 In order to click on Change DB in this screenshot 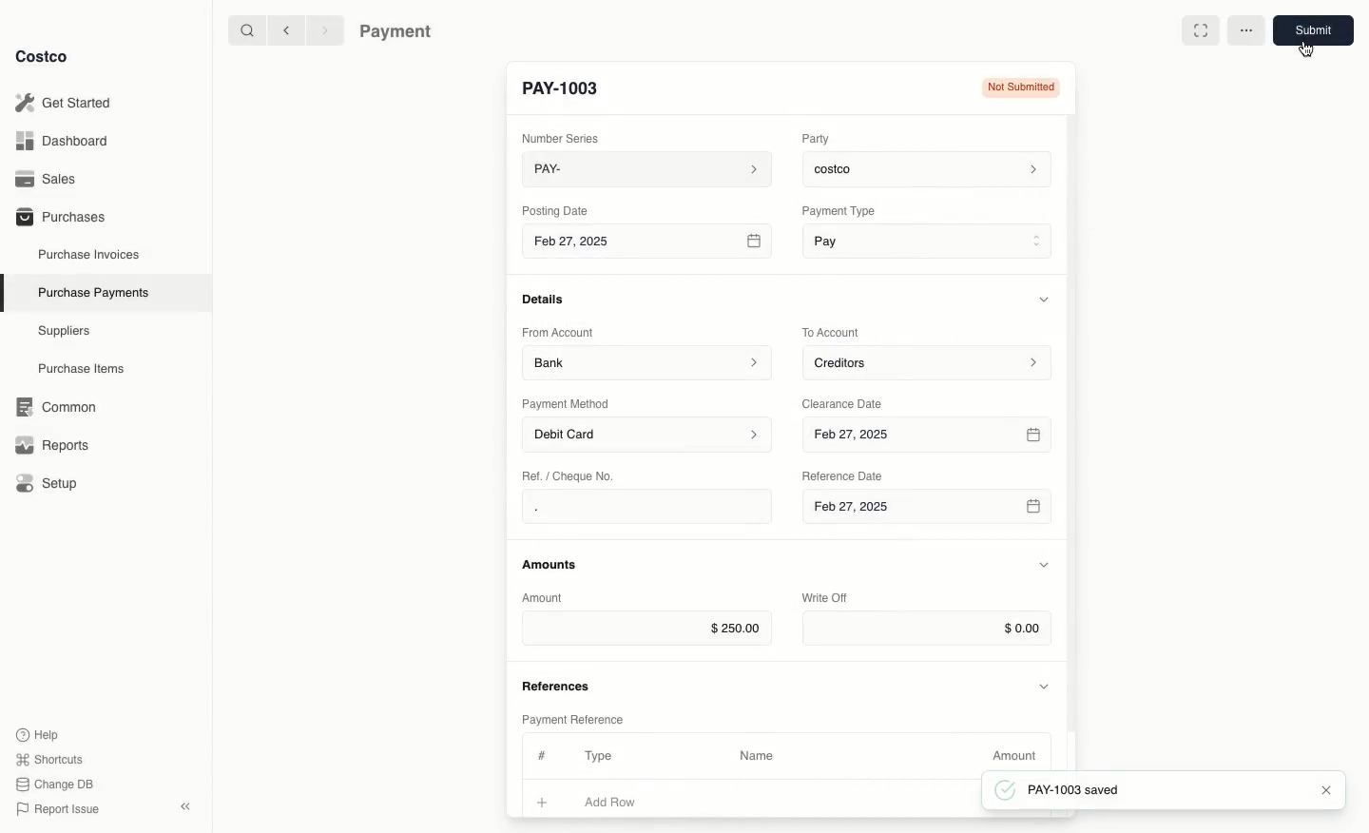, I will do `click(58, 785)`.